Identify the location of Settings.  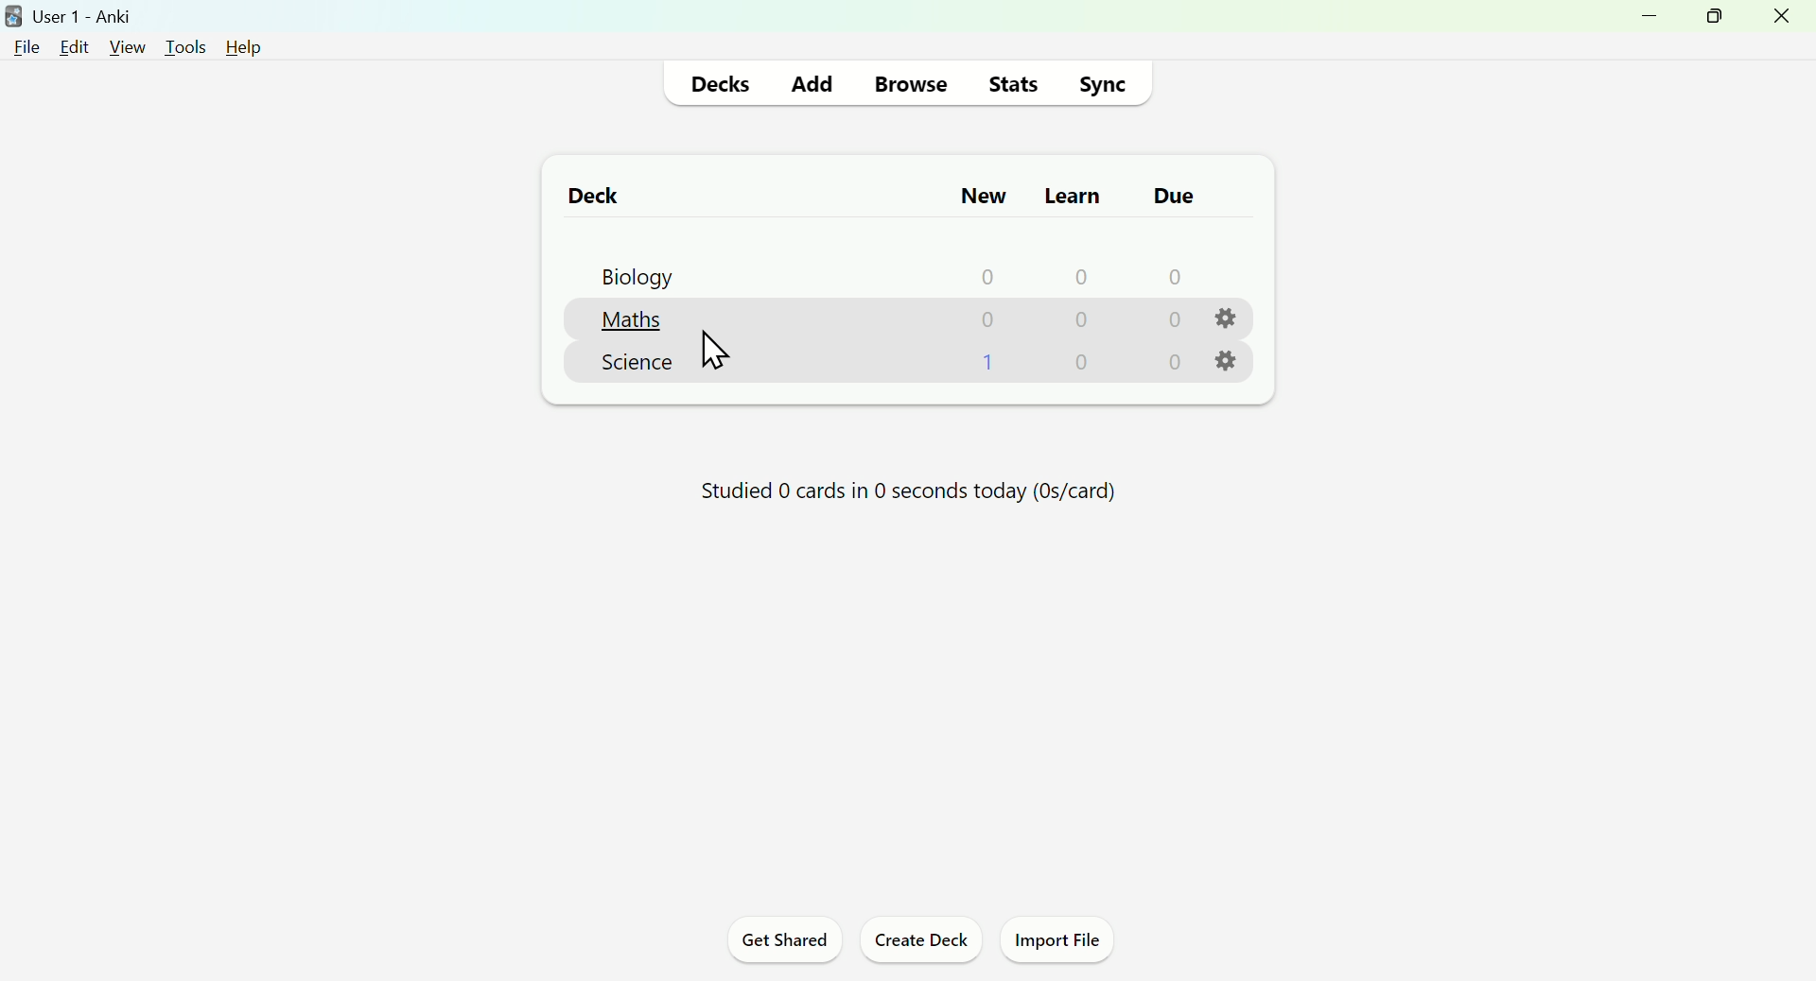
(1226, 318).